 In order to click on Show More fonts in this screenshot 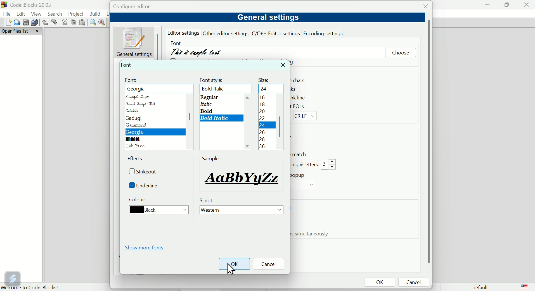, I will do `click(146, 247)`.